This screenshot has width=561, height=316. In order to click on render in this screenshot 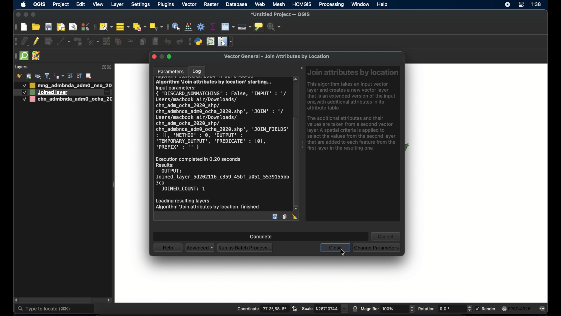, I will do `click(486, 308)`.